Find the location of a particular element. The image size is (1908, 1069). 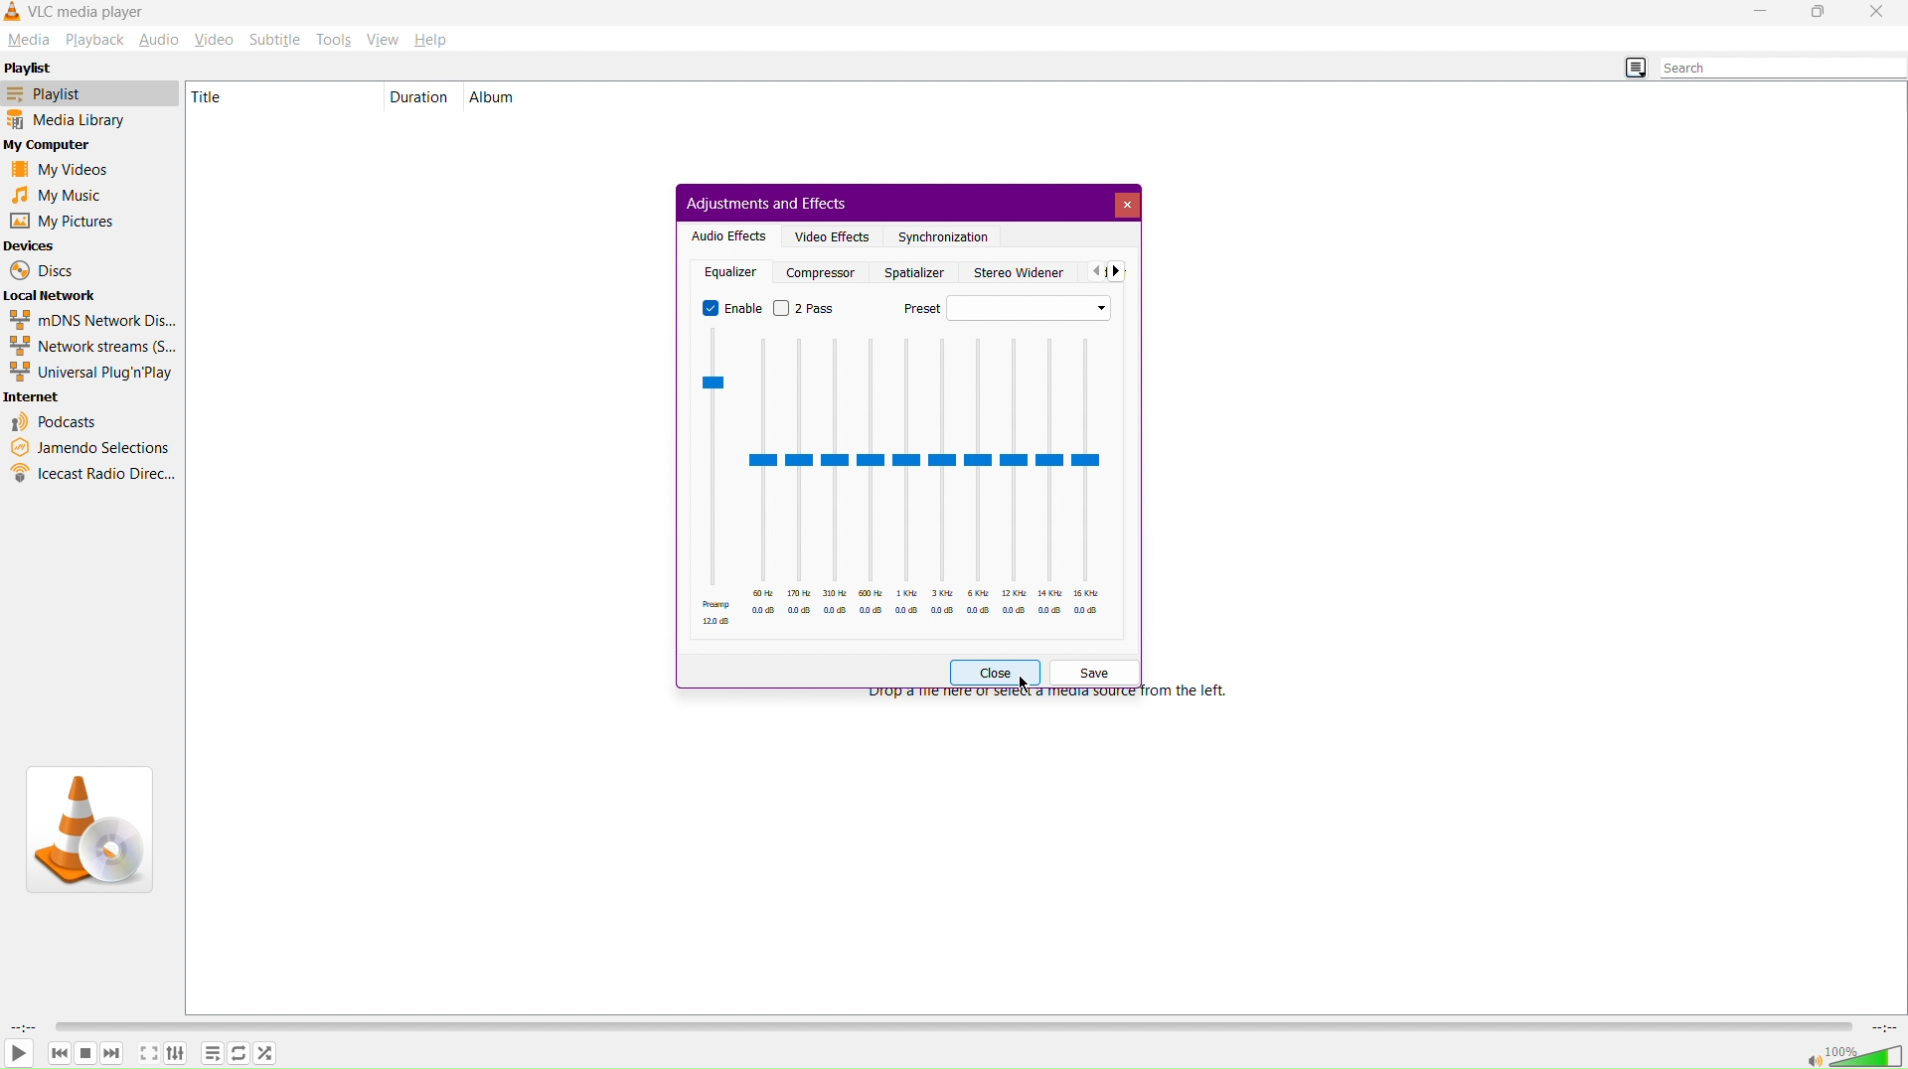

60 Hz is located at coordinates (759, 476).